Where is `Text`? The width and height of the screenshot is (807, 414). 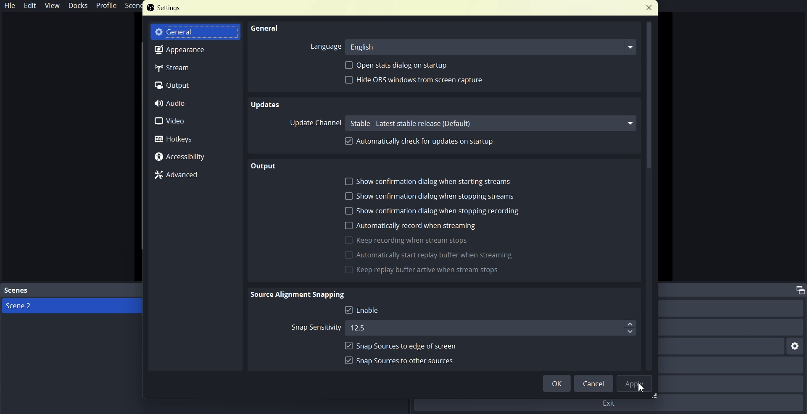
Text is located at coordinates (266, 105).